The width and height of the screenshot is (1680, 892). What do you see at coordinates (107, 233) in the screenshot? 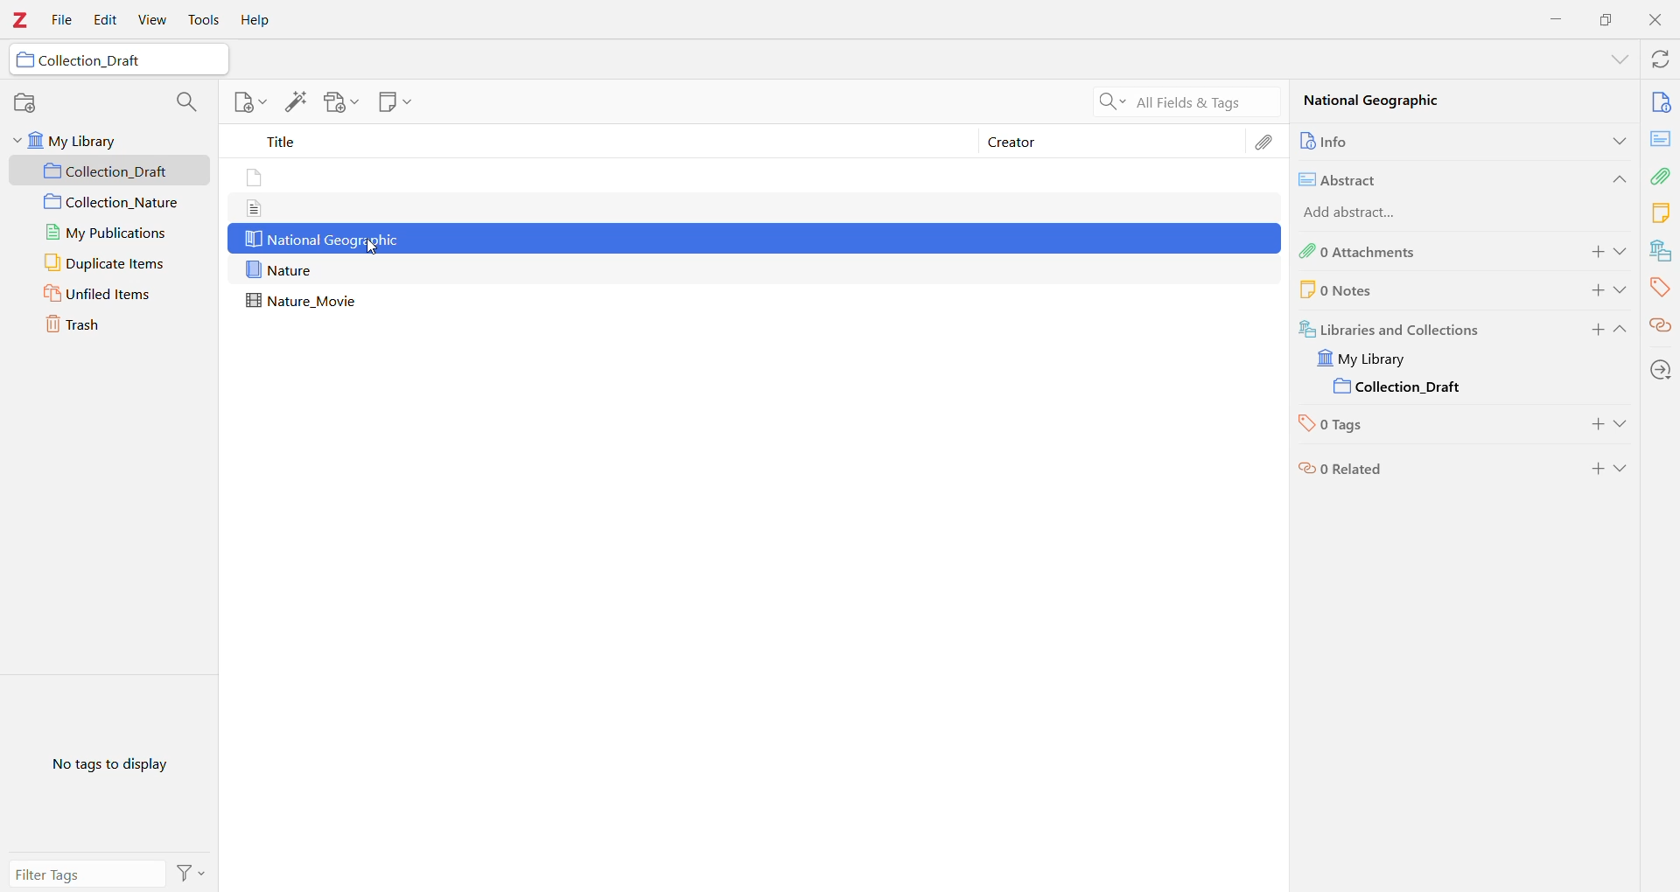
I see `My Publications` at bounding box center [107, 233].